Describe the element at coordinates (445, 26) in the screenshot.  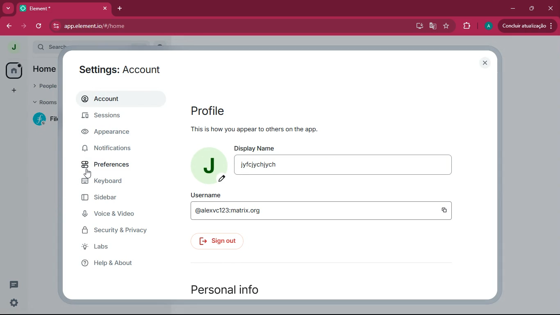
I see `favourite` at that location.